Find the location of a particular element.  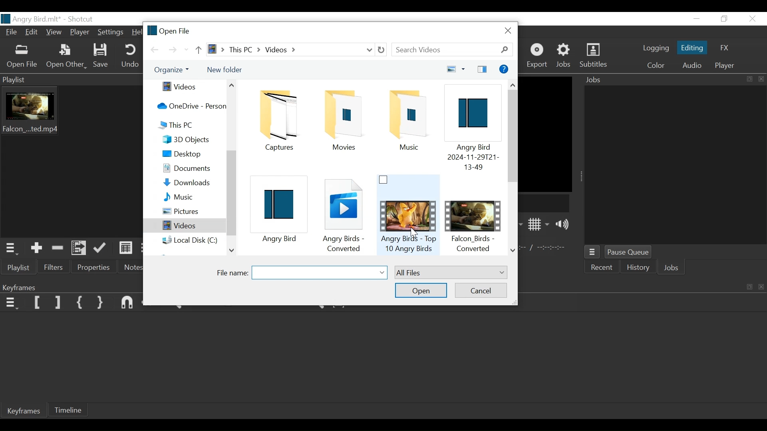

Videos is located at coordinates (189, 87).